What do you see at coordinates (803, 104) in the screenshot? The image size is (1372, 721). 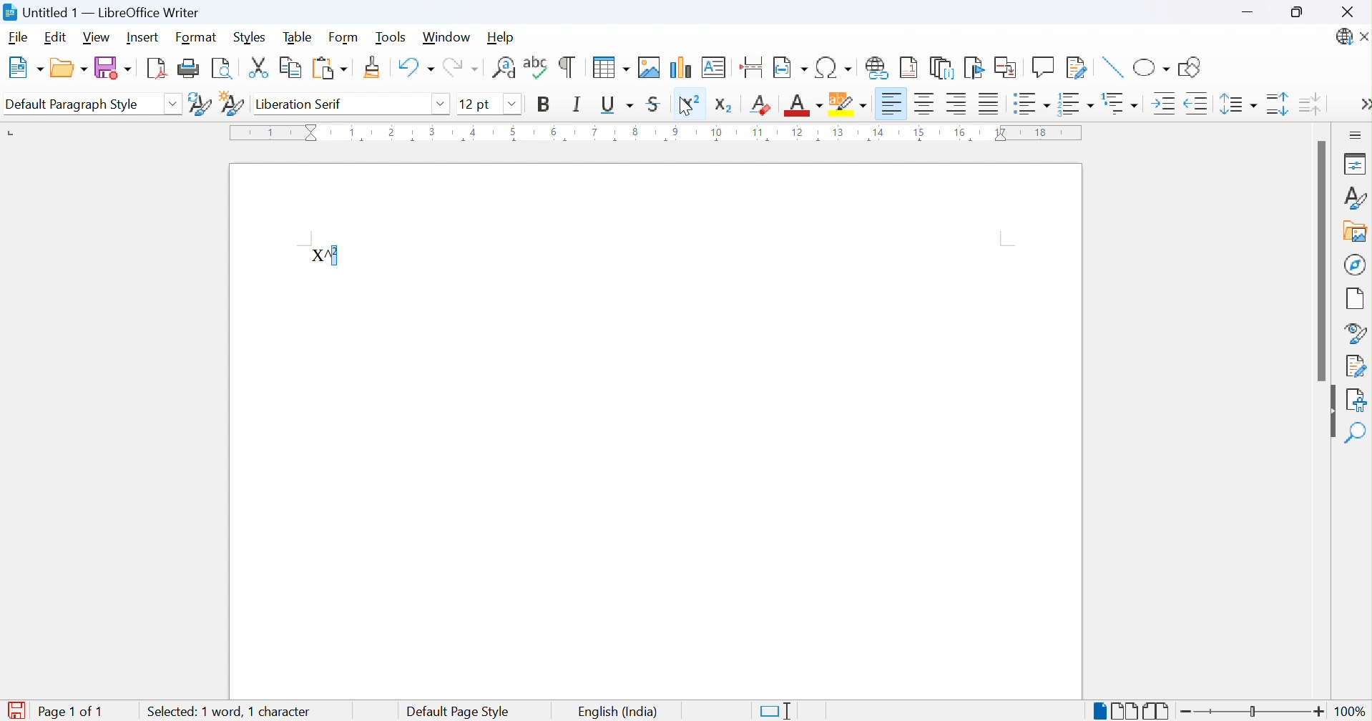 I see `Font color` at bounding box center [803, 104].